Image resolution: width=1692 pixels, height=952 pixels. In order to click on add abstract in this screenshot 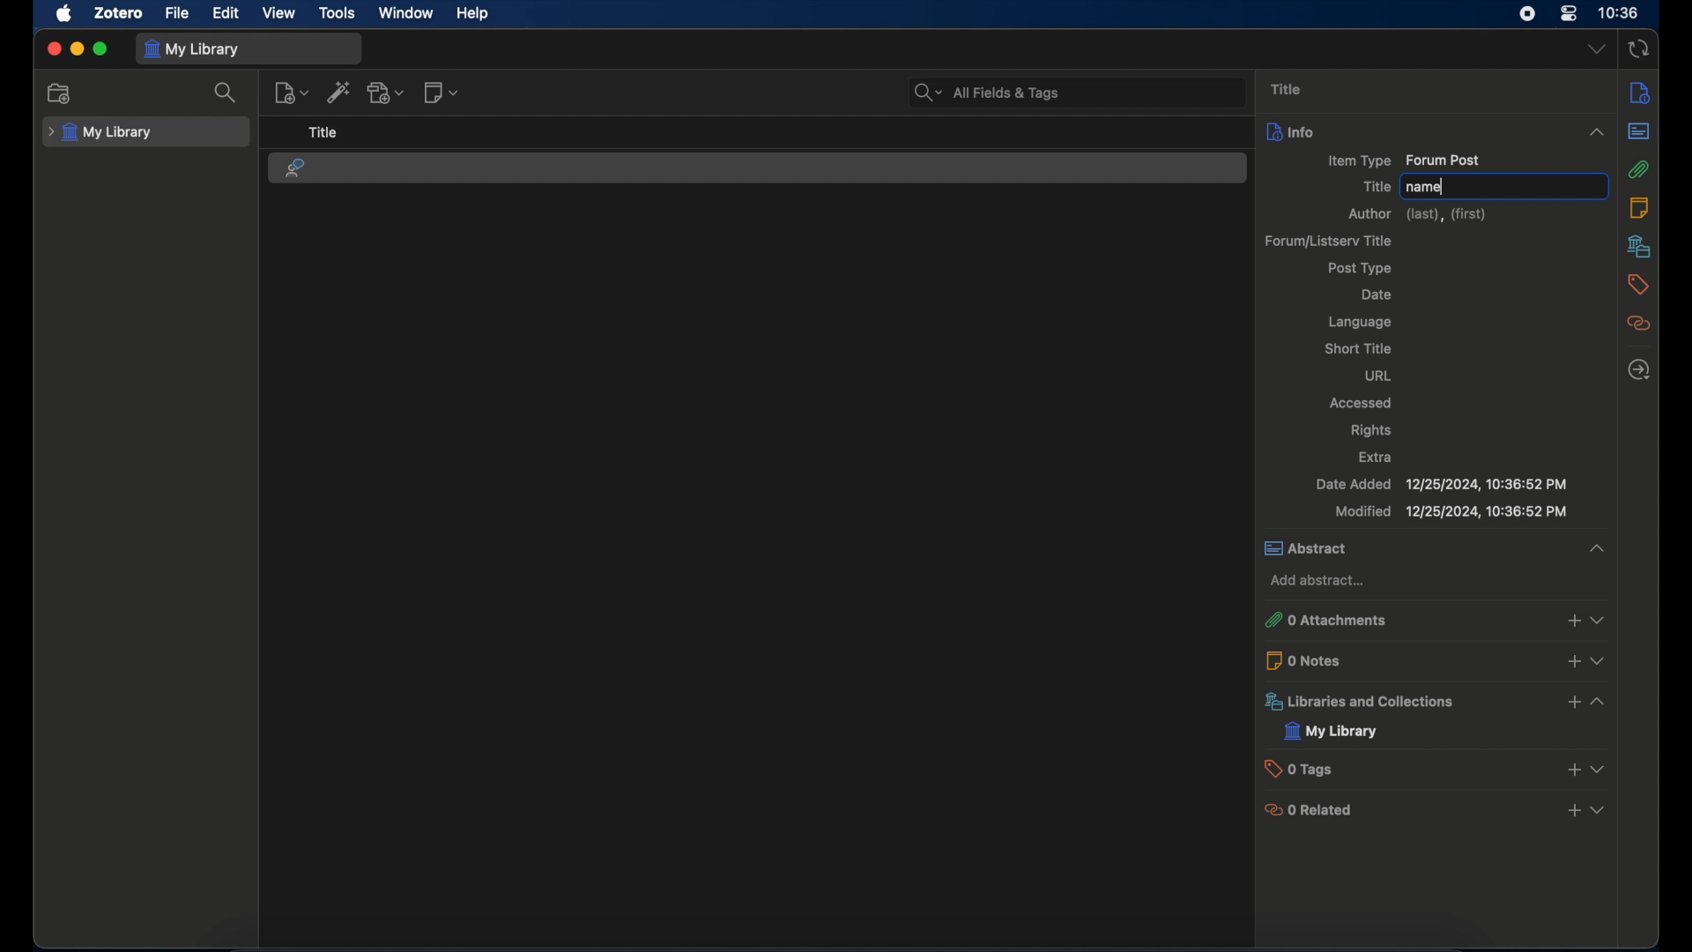, I will do `click(1317, 580)`.